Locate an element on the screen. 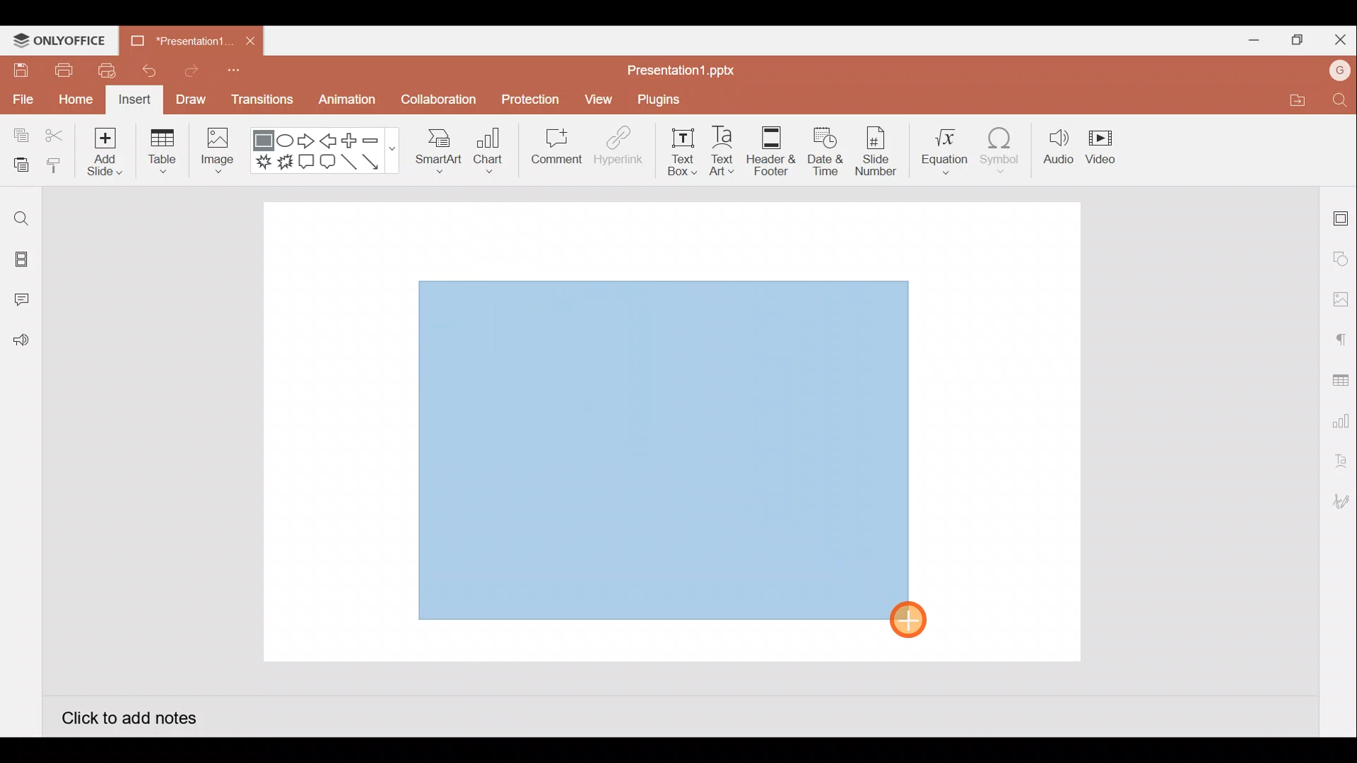  Explosion 2 is located at coordinates (285, 162).